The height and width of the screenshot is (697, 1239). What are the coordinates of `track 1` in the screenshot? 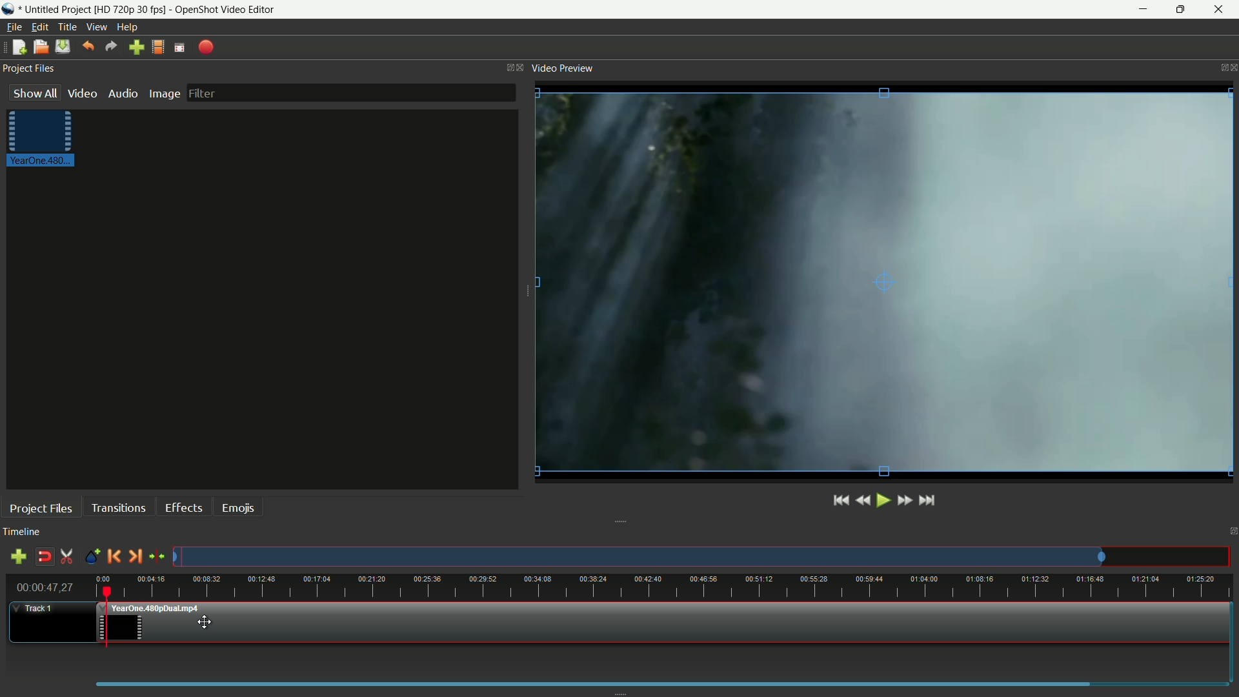 It's located at (38, 609).